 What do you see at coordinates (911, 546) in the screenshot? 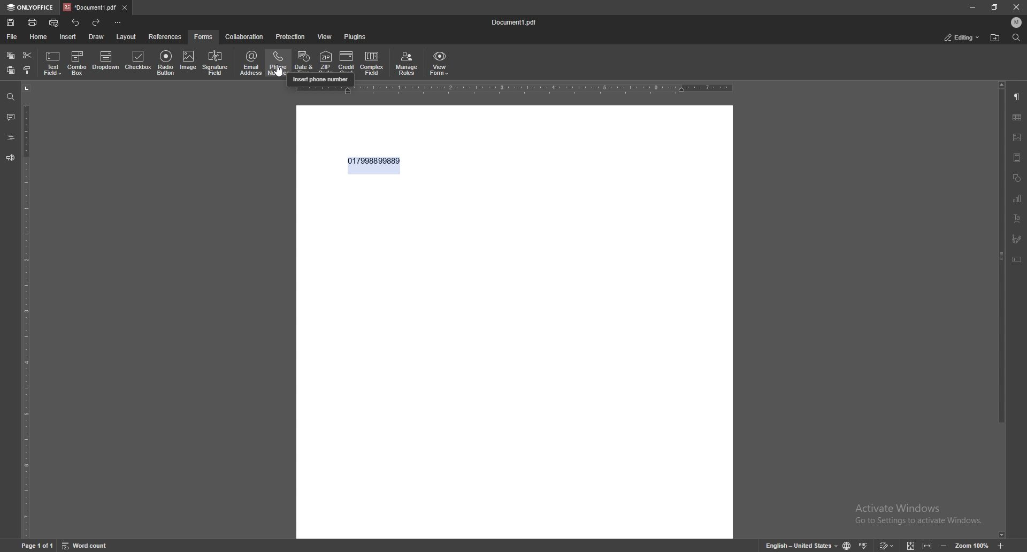
I see `fit to screen` at bounding box center [911, 546].